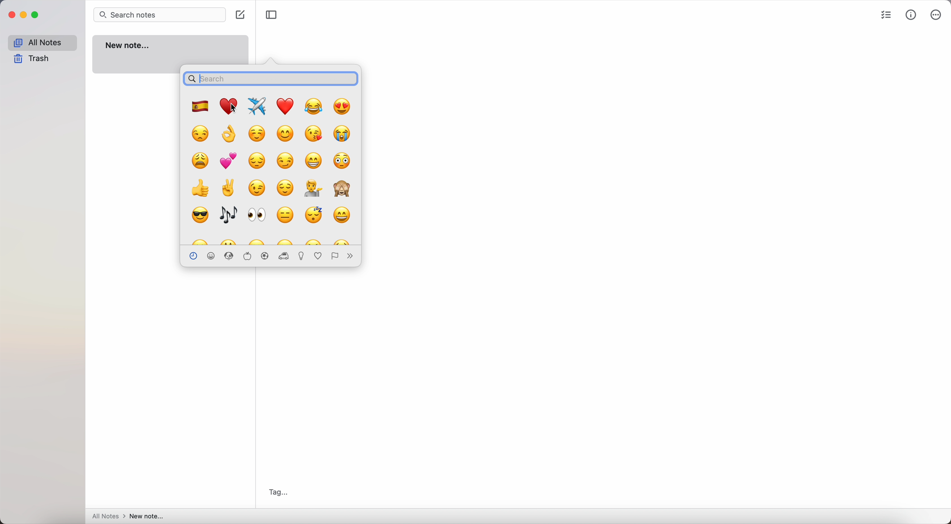 The image size is (951, 524). Describe the element at coordinates (36, 15) in the screenshot. I see `maximize Simplenote` at that location.